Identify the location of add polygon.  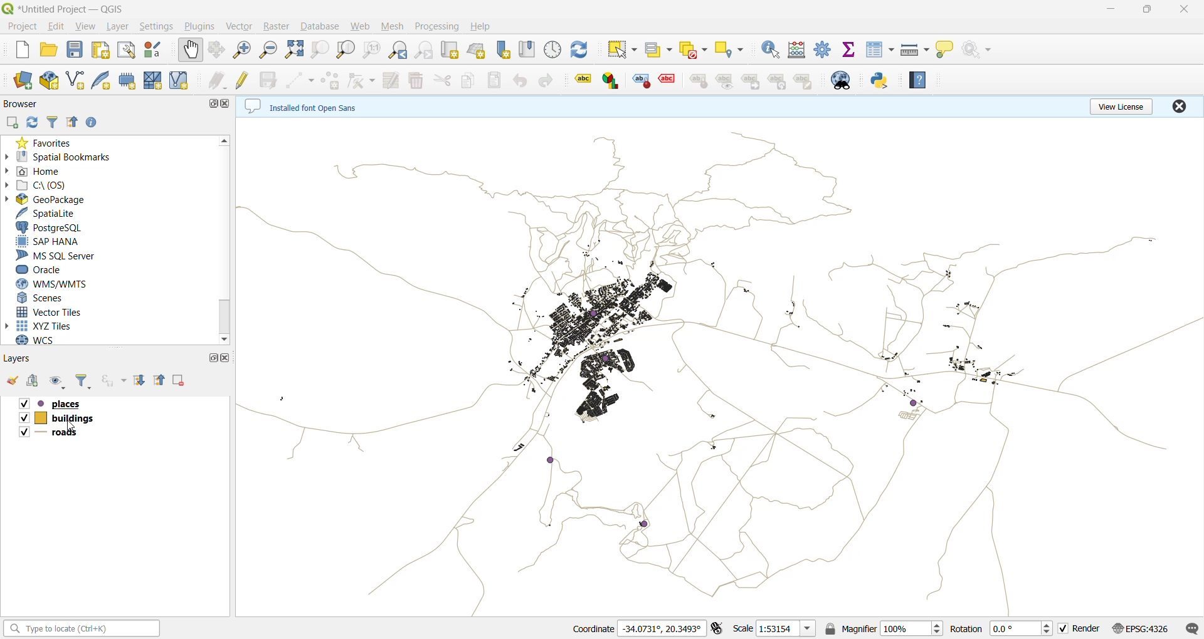
(333, 80).